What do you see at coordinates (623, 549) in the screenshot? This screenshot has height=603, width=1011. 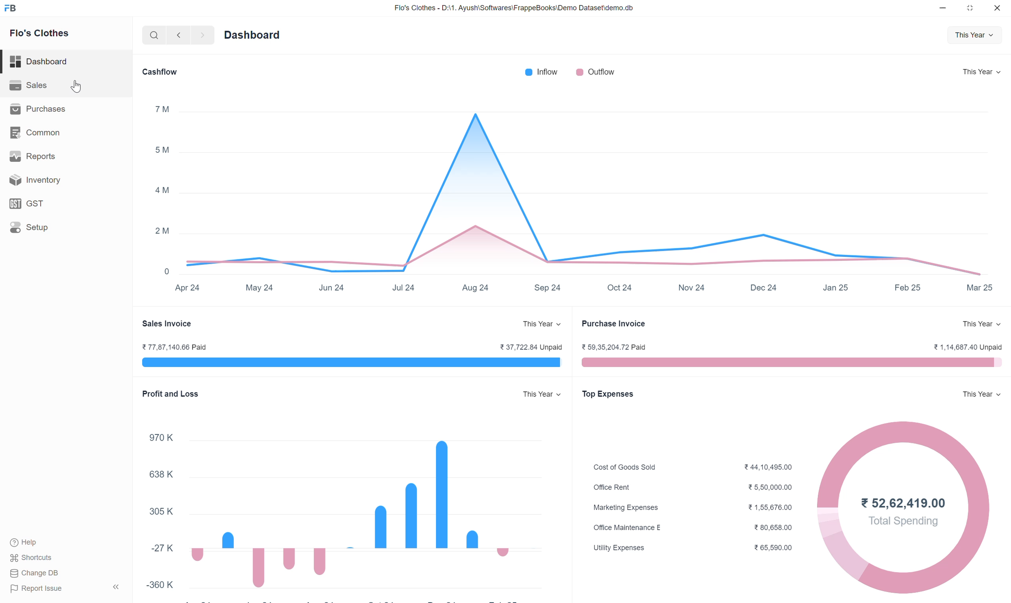 I see `Utility Expenses` at bounding box center [623, 549].